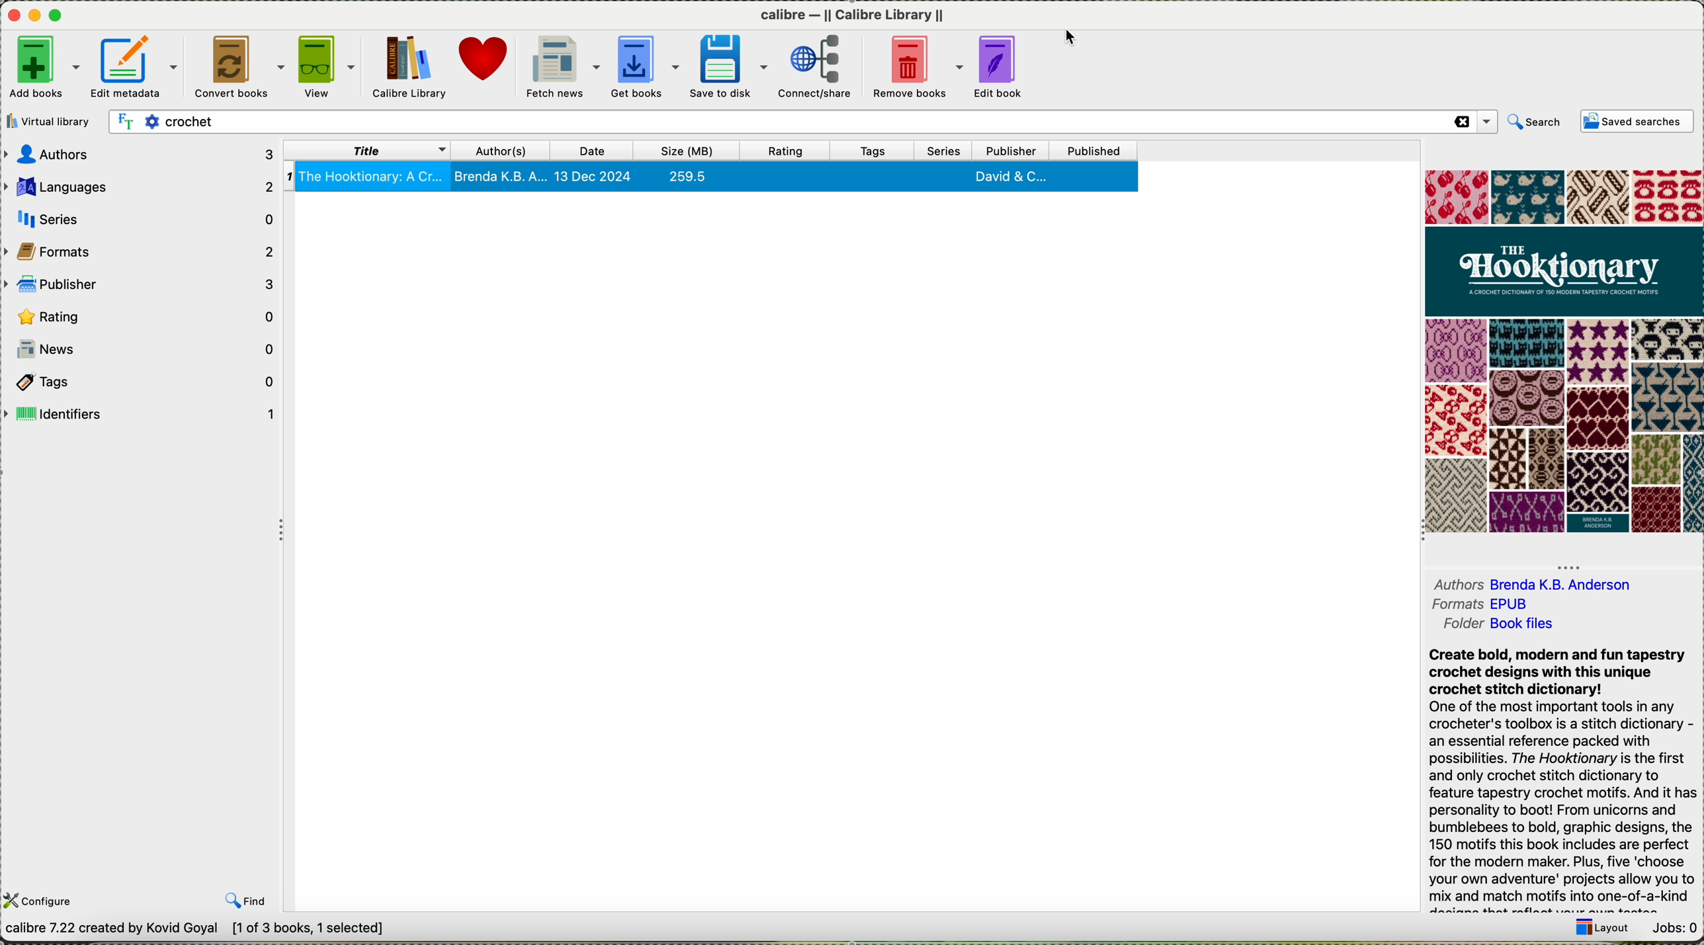 Image resolution: width=1704 pixels, height=945 pixels. Describe the element at coordinates (1104, 150) in the screenshot. I see `published` at that location.